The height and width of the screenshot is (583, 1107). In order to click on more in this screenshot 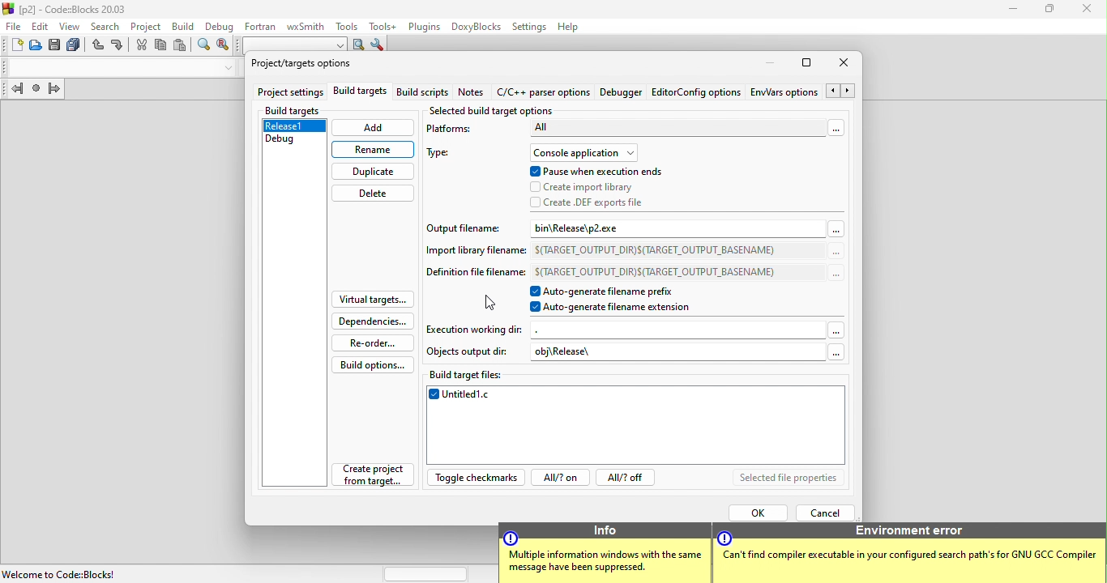, I will do `click(839, 130)`.